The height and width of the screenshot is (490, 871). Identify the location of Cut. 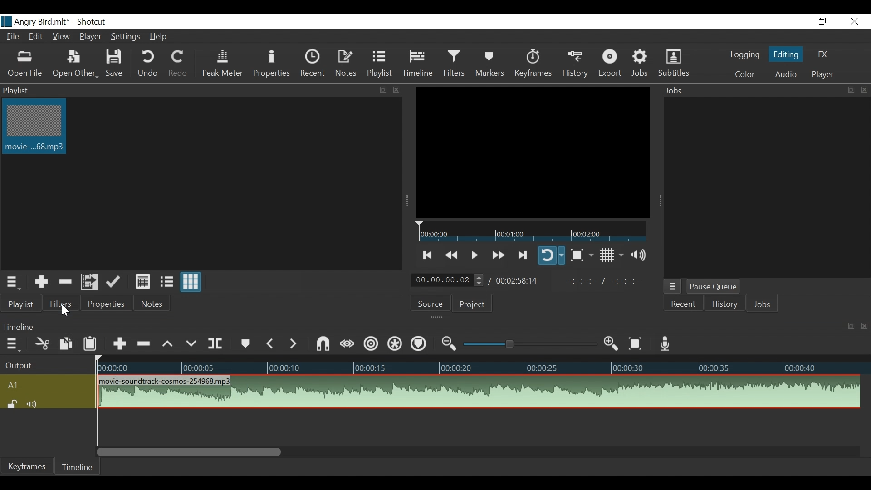
(40, 343).